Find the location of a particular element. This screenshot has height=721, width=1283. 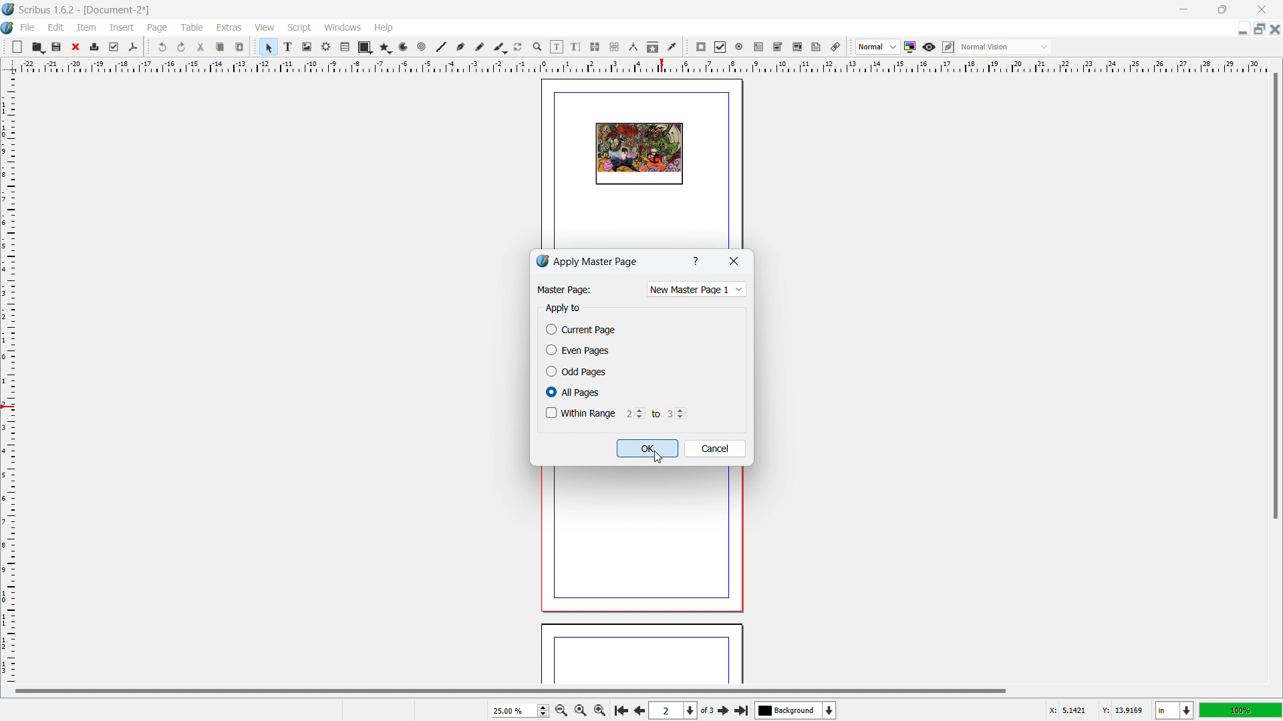

render frame is located at coordinates (326, 47).